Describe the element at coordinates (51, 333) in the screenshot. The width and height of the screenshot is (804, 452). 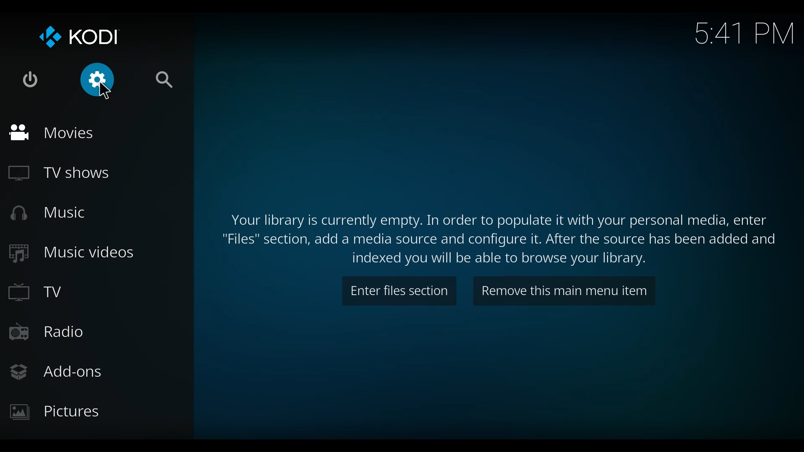
I see `Radio` at that location.